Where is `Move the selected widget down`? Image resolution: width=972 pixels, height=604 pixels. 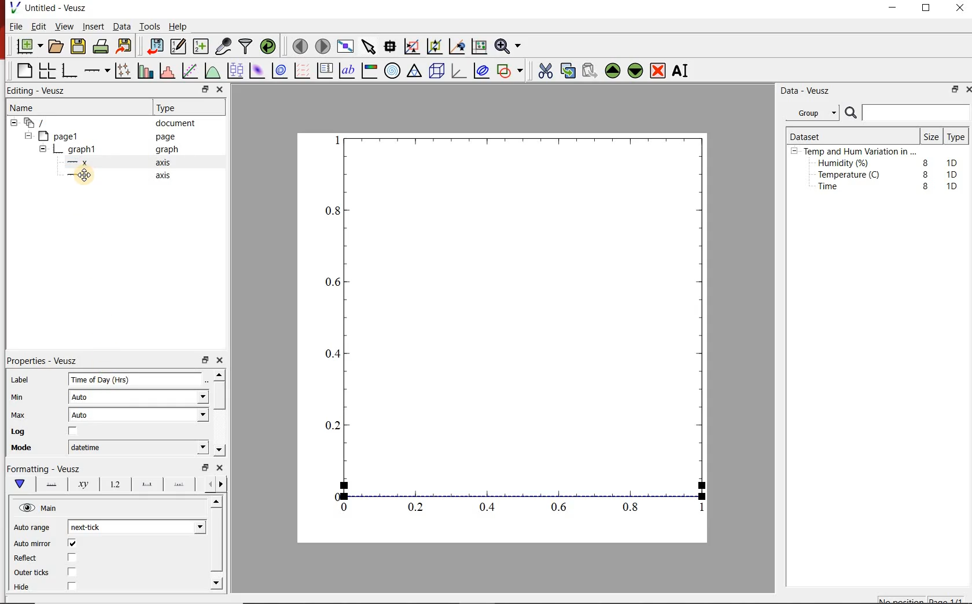
Move the selected widget down is located at coordinates (637, 71).